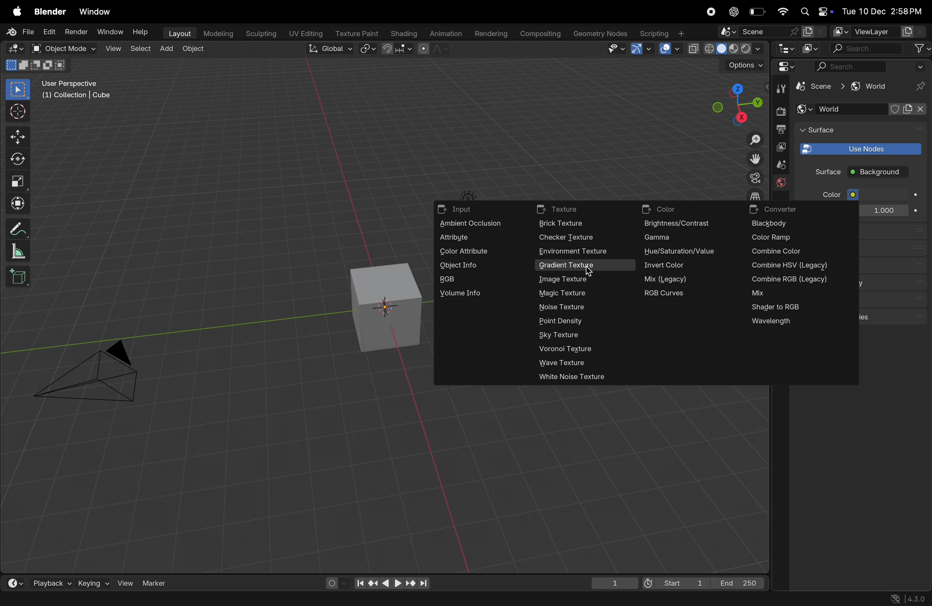 This screenshot has width=932, height=606. I want to click on render, so click(780, 112).